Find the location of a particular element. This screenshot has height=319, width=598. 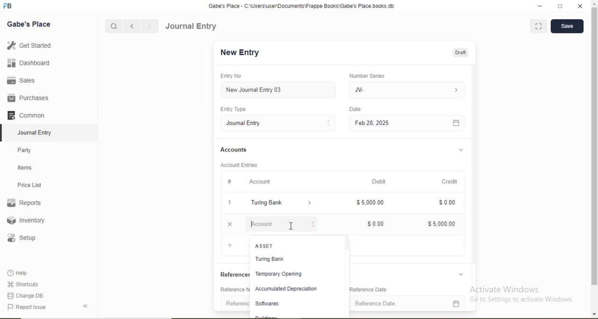

$0.00 is located at coordinates (449, 202).